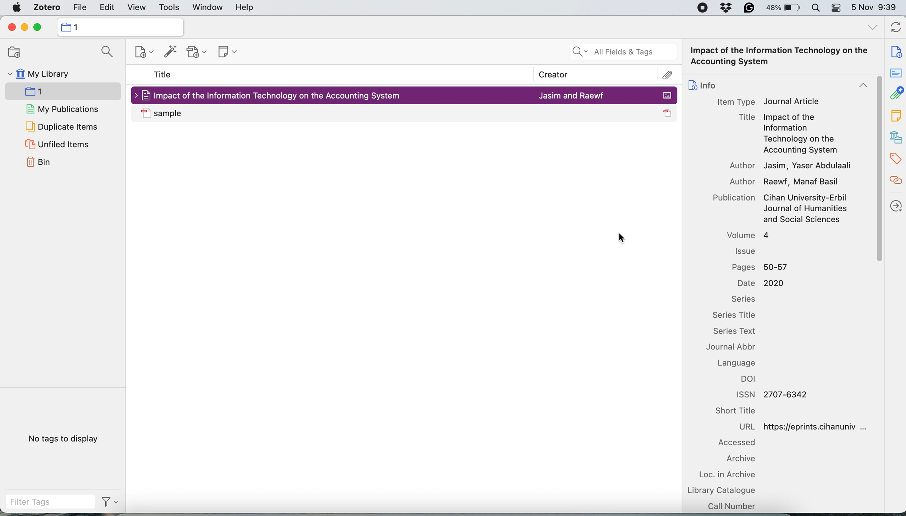 The height and width of the screenshot is (516, 906). I want to click on edit, so click(105, 8).